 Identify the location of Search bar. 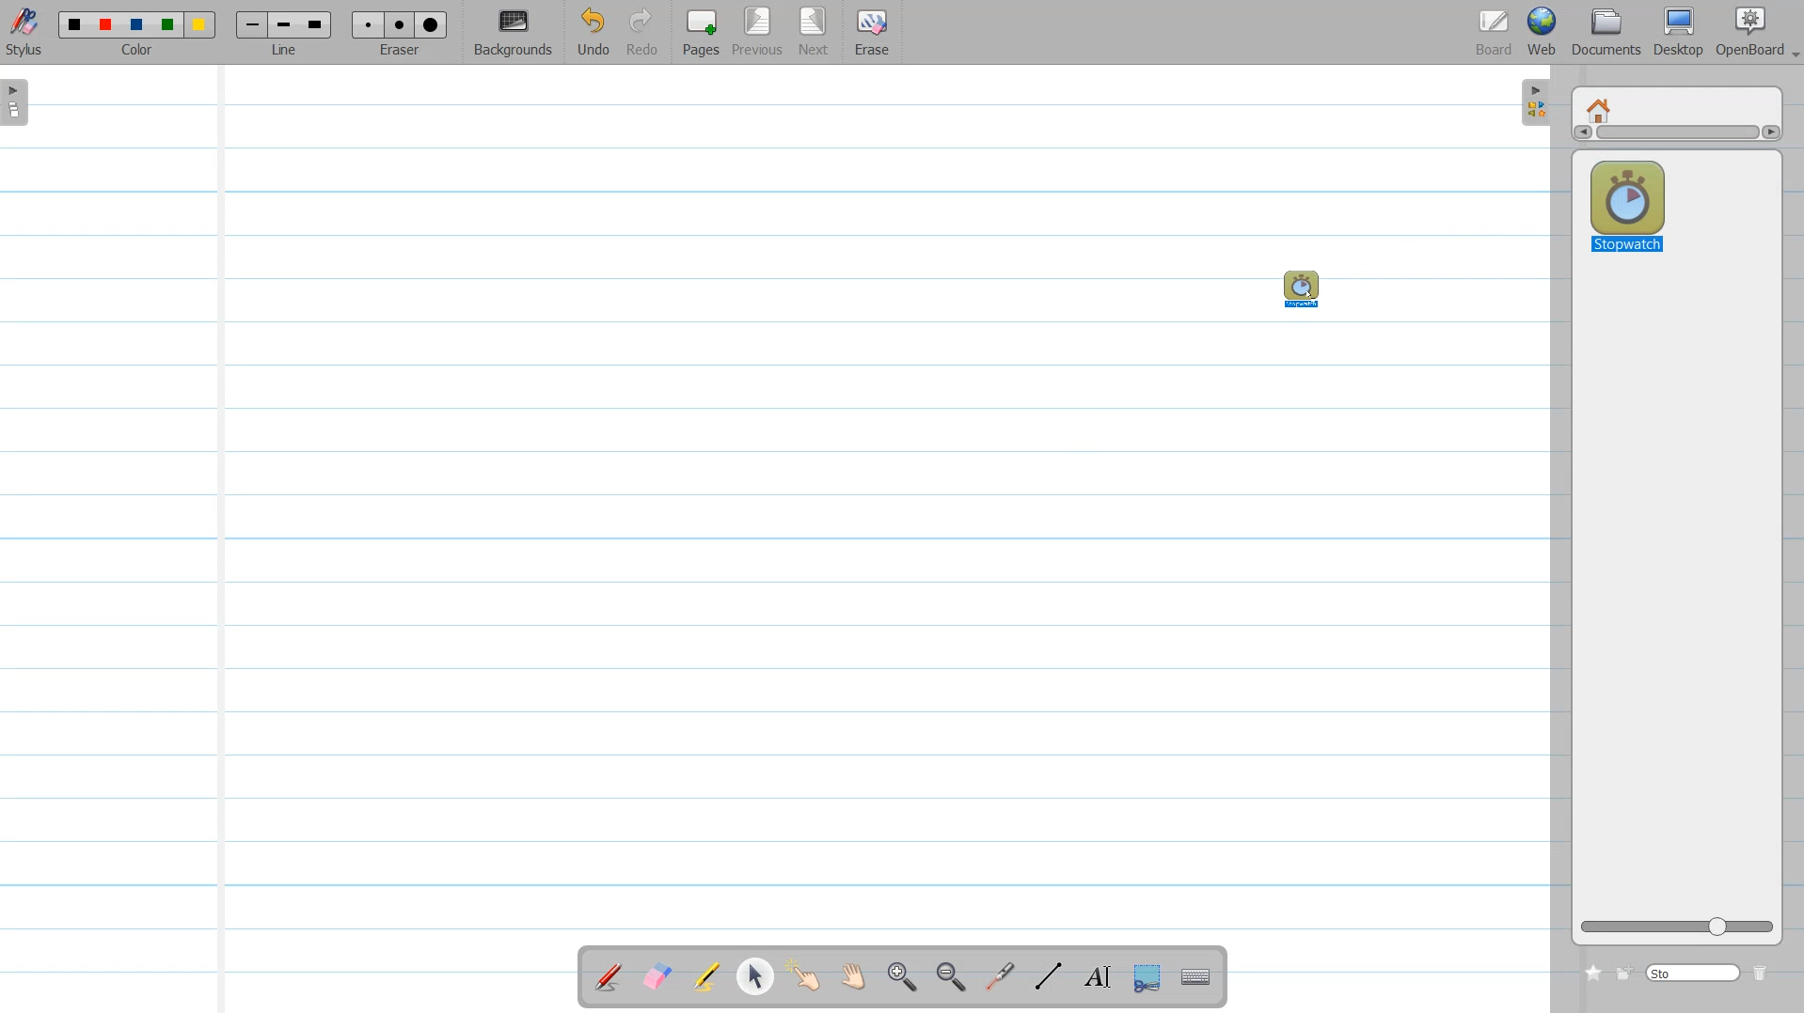
(1694, 972).